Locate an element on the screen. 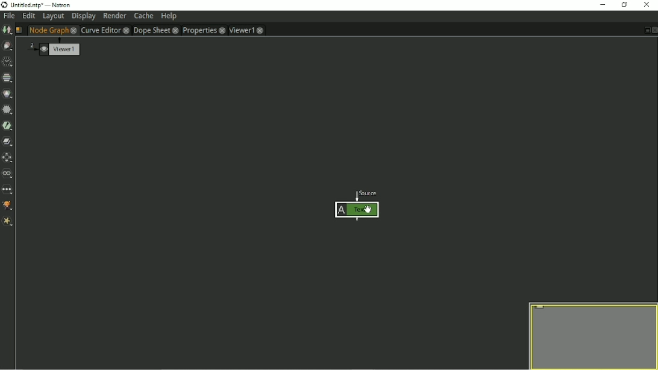  Keyer is located at coordinates (8, 126).